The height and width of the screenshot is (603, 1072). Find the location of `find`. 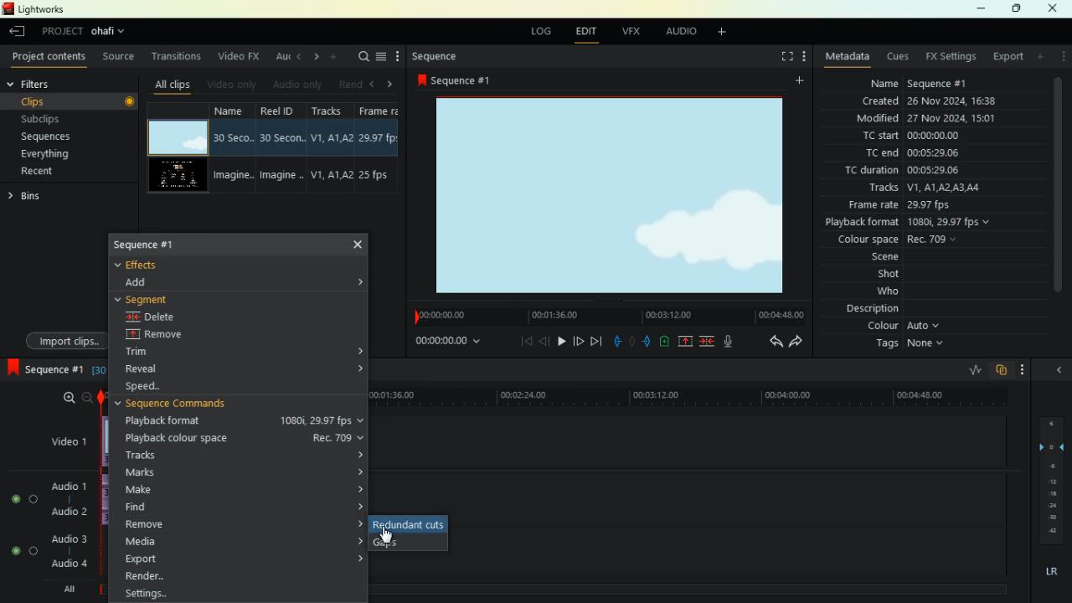

find is located at coordinates (241, 506).